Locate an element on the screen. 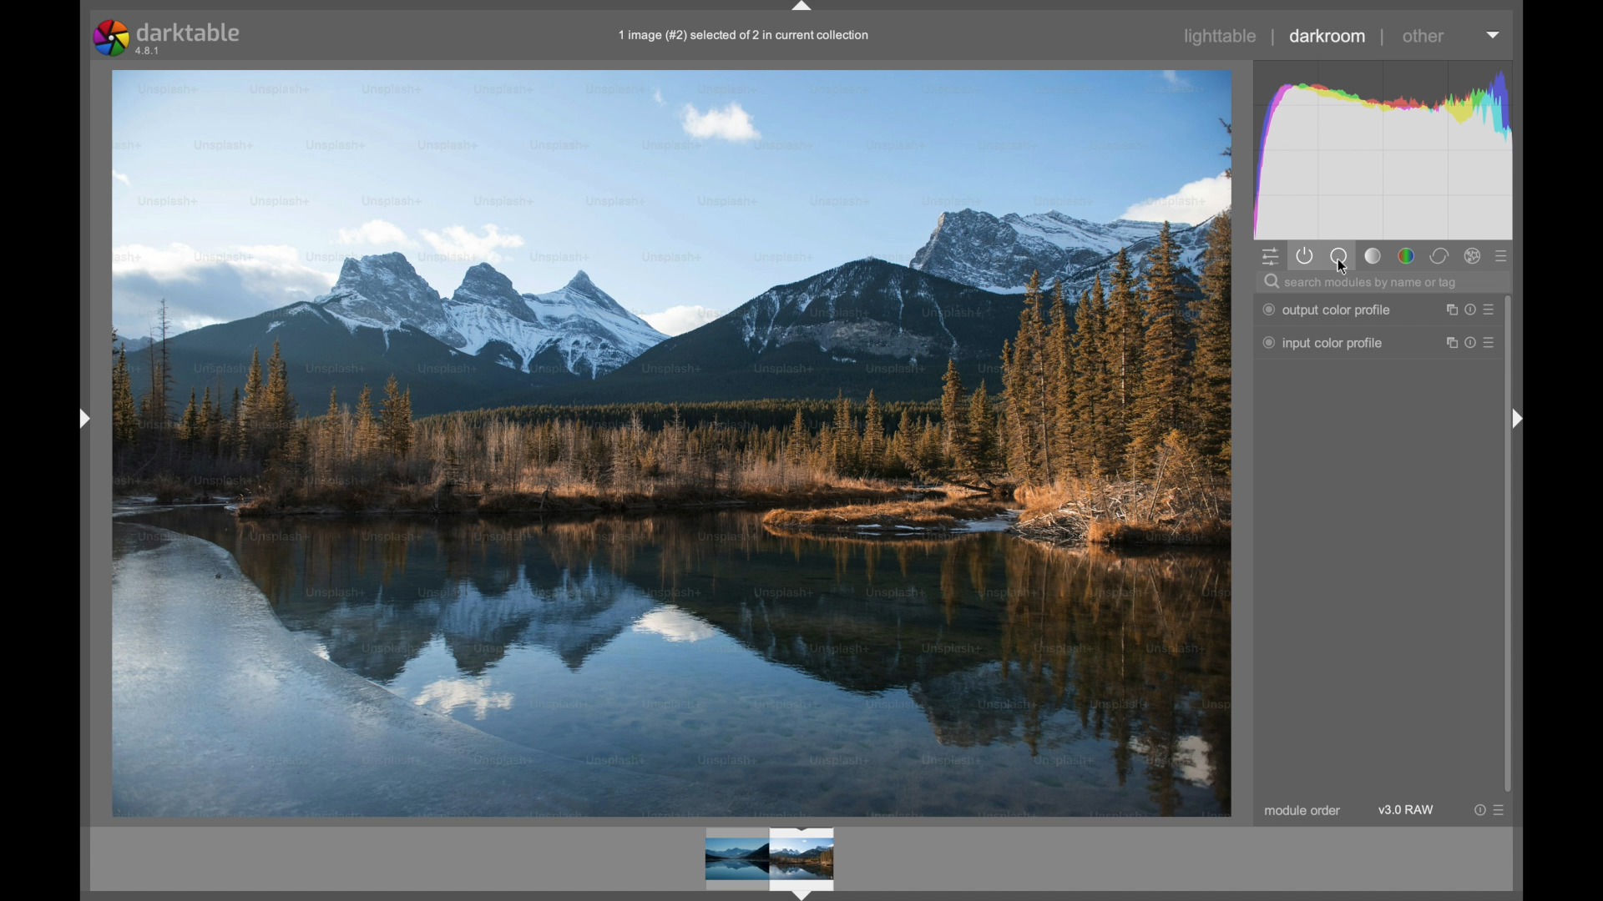 The height and width of the screenshot is (901, 1603). presets is located at coordinates (1504, 256).